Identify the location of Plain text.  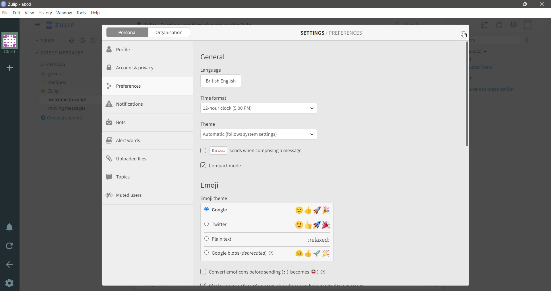
(266, 239).